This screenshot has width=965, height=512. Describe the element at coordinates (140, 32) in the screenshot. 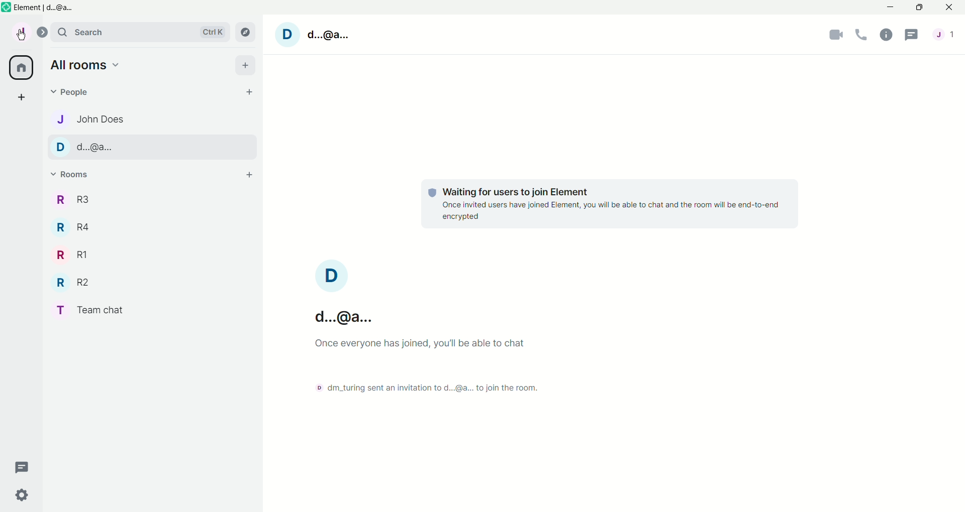

I see `Search bar` at that location.